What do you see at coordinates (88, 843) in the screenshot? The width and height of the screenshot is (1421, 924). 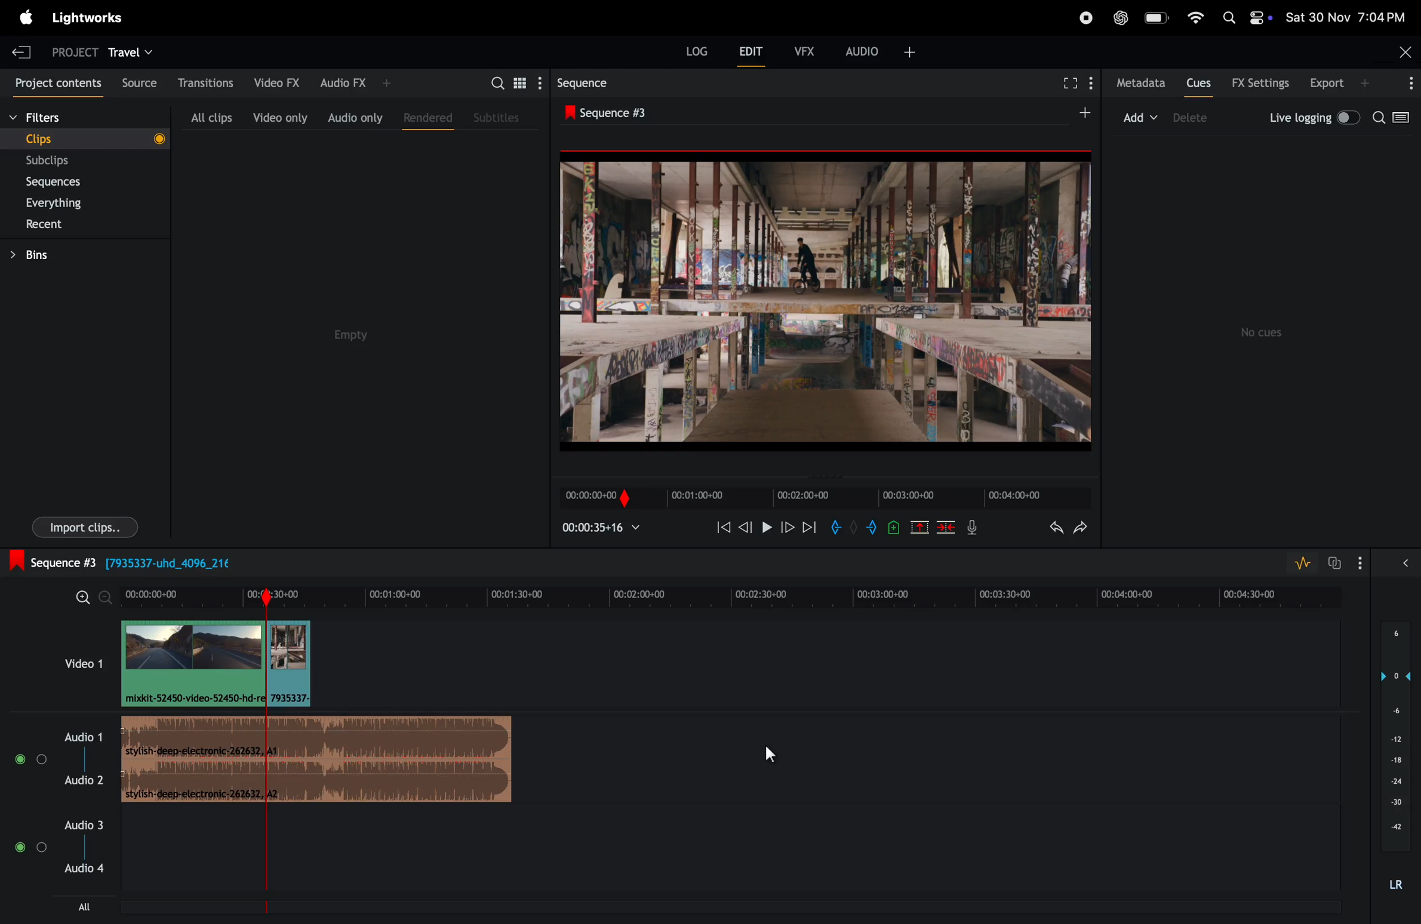 I see `Audio 3 -- Audio 4` at bounding box center [88, 843].